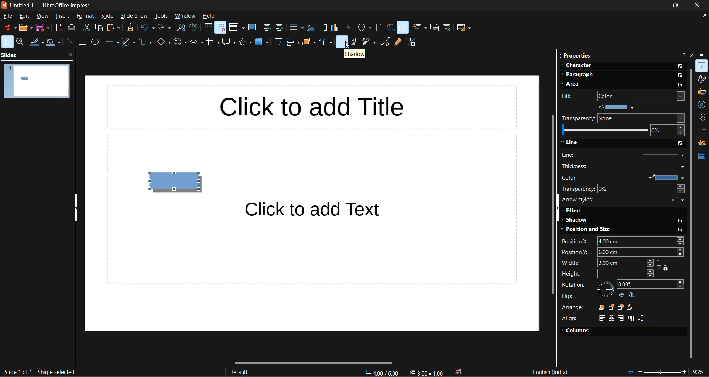 The width and height of the screenshot is (709, 377). Describe the element at coordinates (267, 28) in the screenshot. I see `start from first slide` at that location.